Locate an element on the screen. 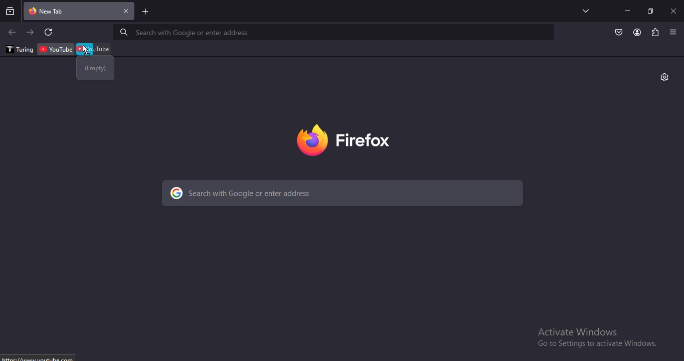  settings is located at coordinates (664, 76).